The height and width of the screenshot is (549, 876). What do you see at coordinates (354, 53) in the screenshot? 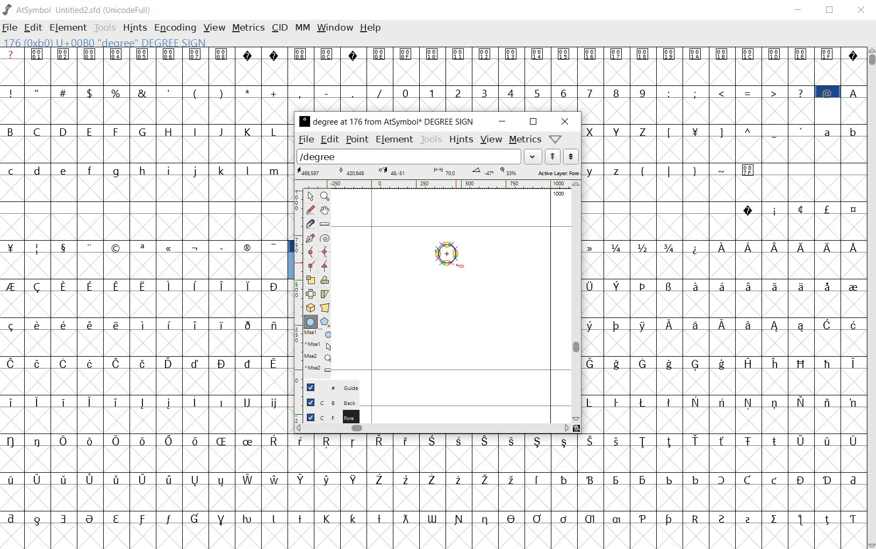
I see `unsupported character` at bounding box center [354, 53].